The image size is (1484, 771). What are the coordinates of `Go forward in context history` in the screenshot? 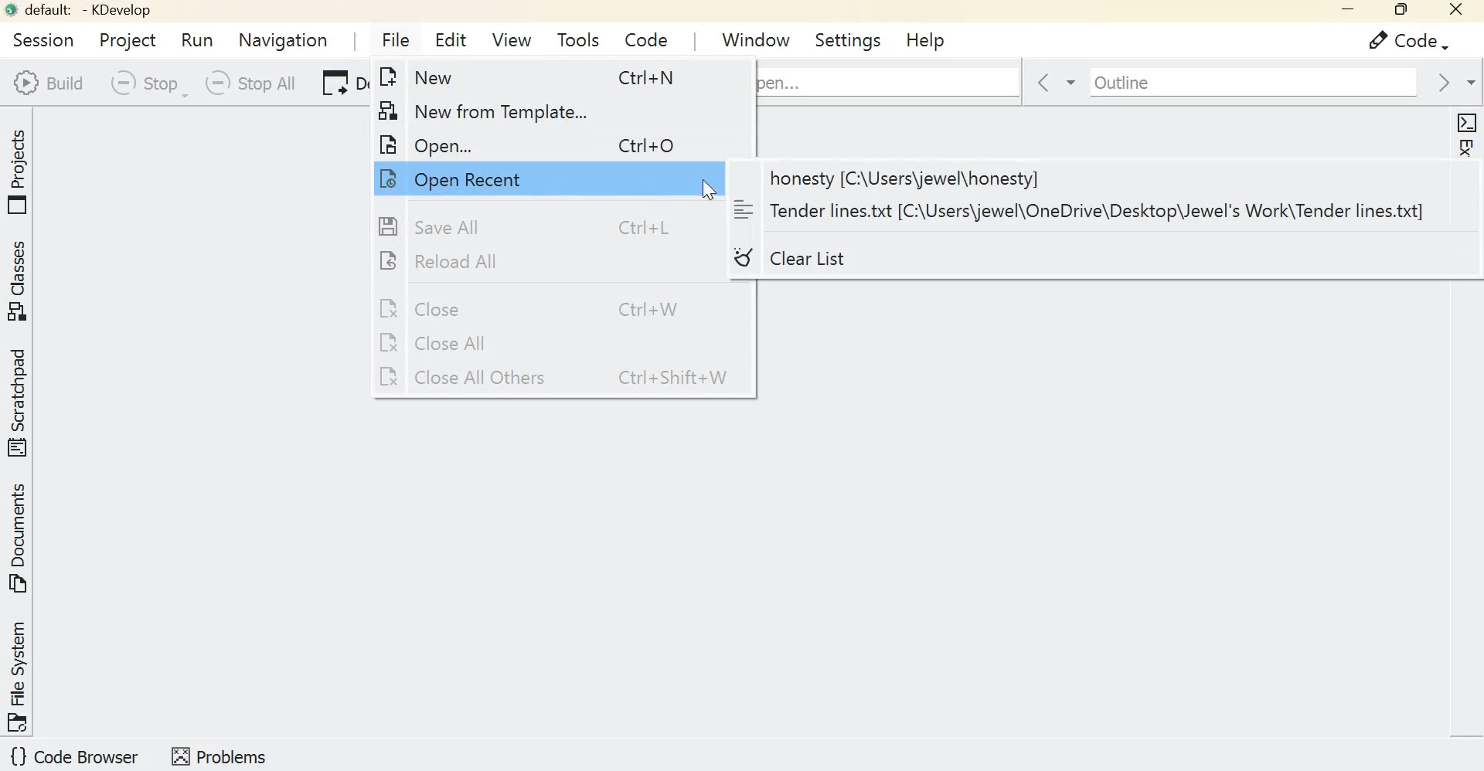 It's located at (1452, 82).